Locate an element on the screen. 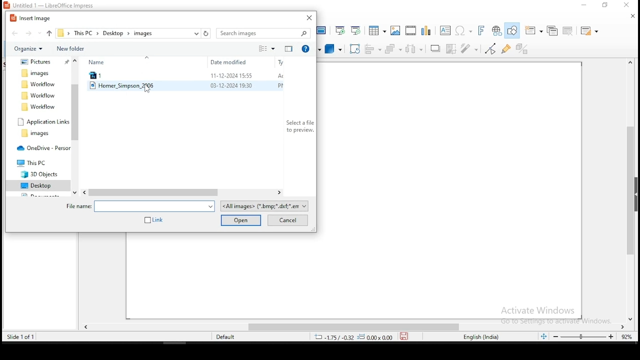  up is located at coordinates (49, 33).